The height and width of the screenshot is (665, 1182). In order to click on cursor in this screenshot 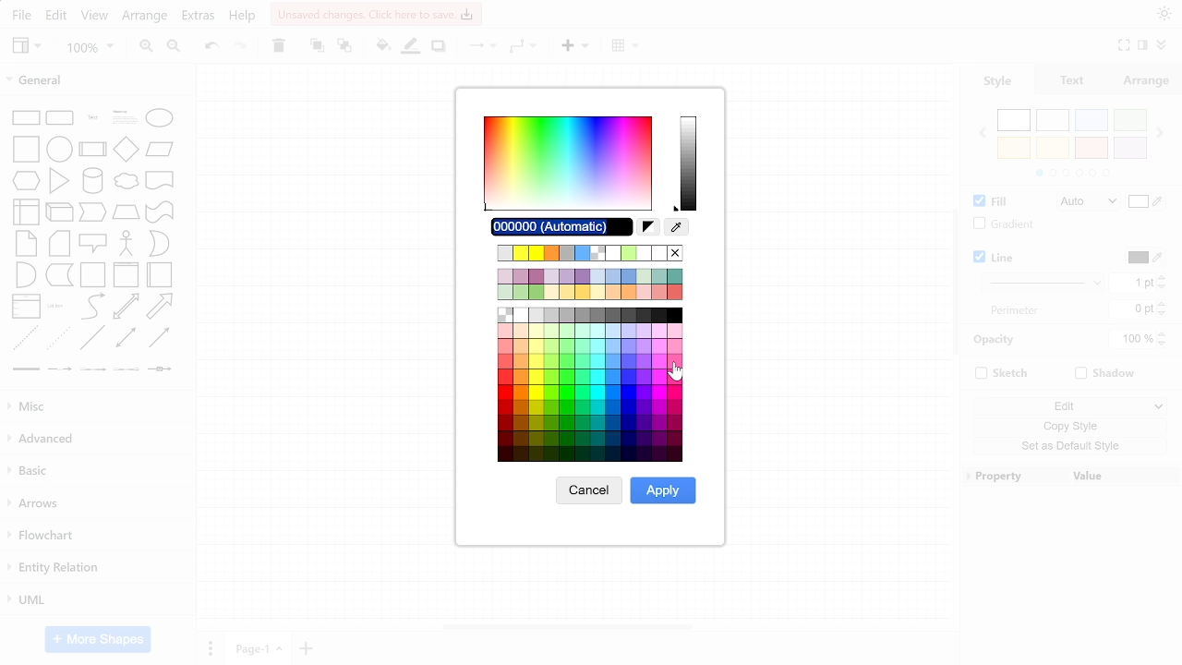, I will do `click(676, 373)`.